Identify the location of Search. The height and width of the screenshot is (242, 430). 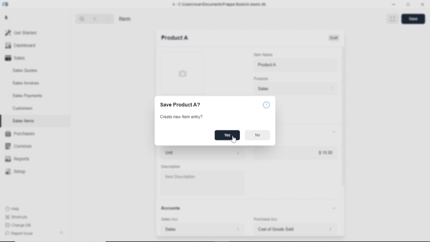
(82, 19).